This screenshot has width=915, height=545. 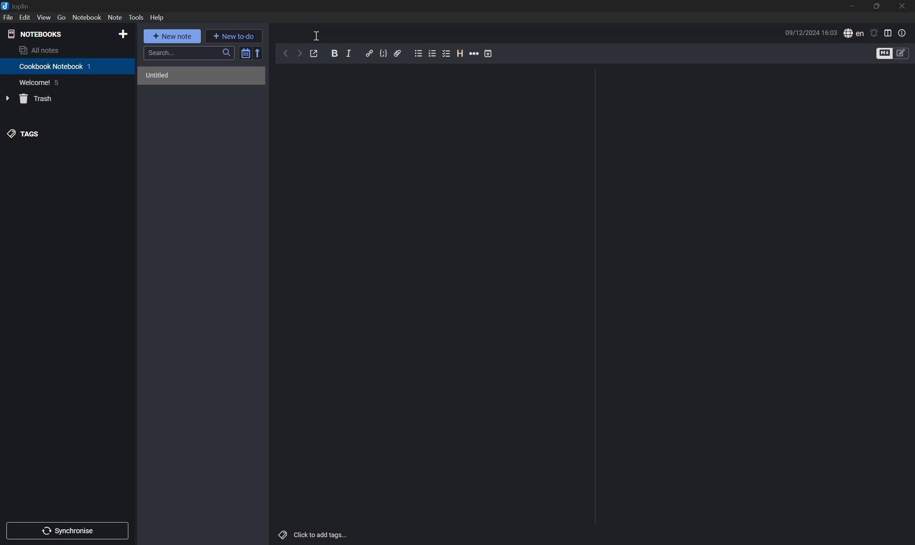 I want to click on Toggle editor layout, so click(x=890, y=33).